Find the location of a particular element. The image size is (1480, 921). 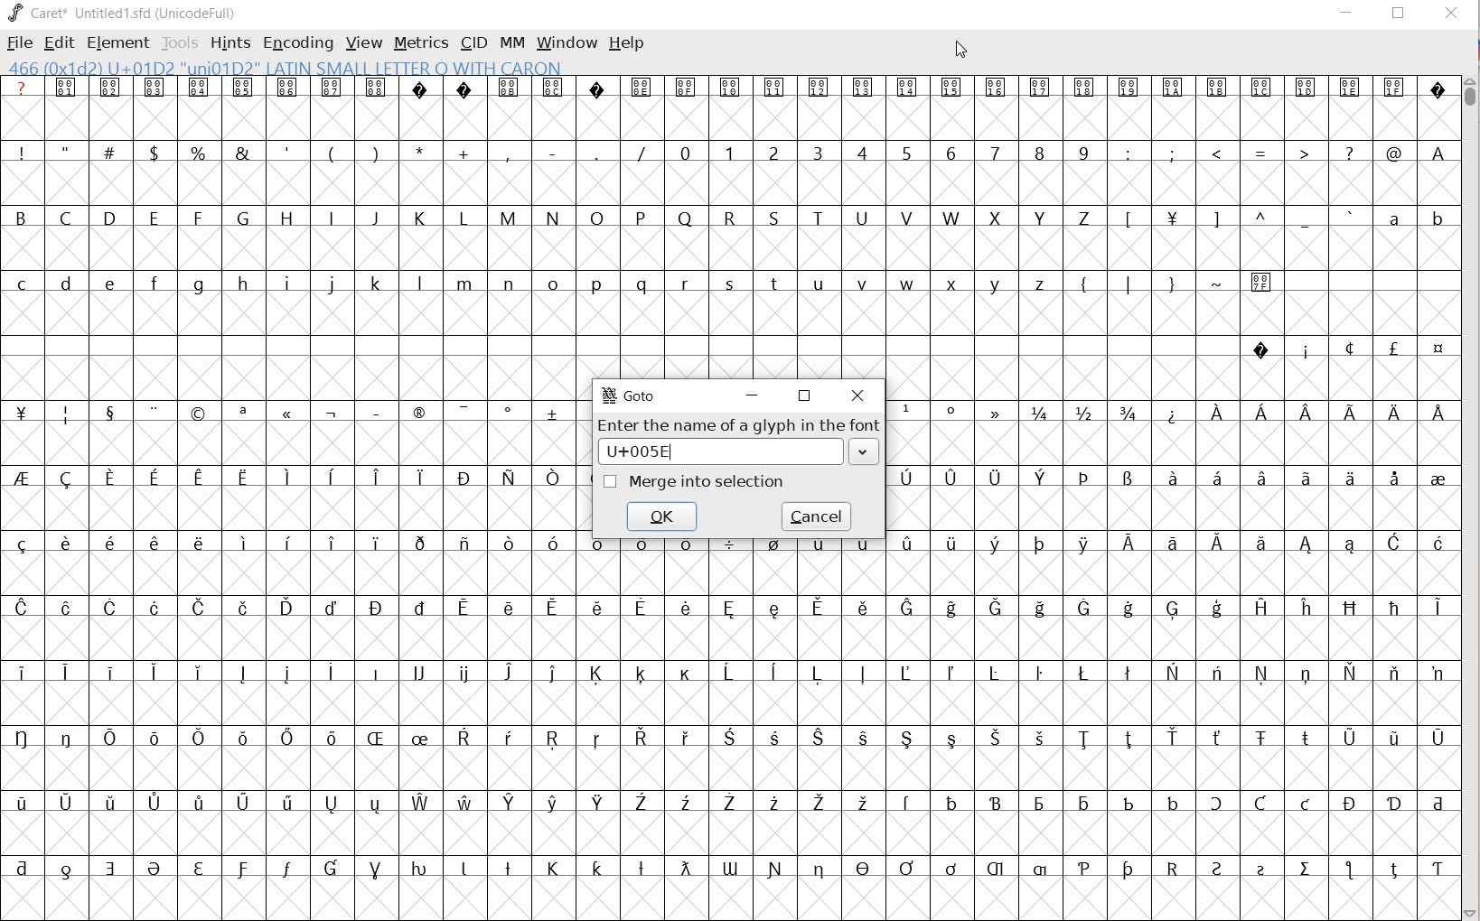

ENTER THE NAME OF A GLYPH IN THE FONT is located at coordinates (741, 425).